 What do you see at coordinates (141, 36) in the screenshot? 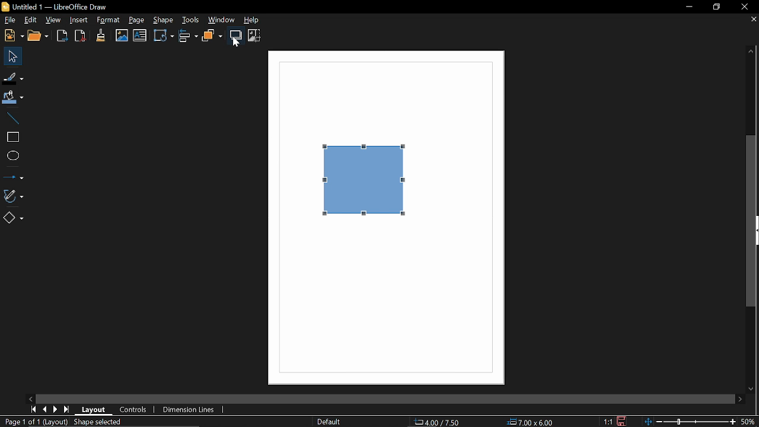
I see `Insert text` at bounding box center [141, 36].